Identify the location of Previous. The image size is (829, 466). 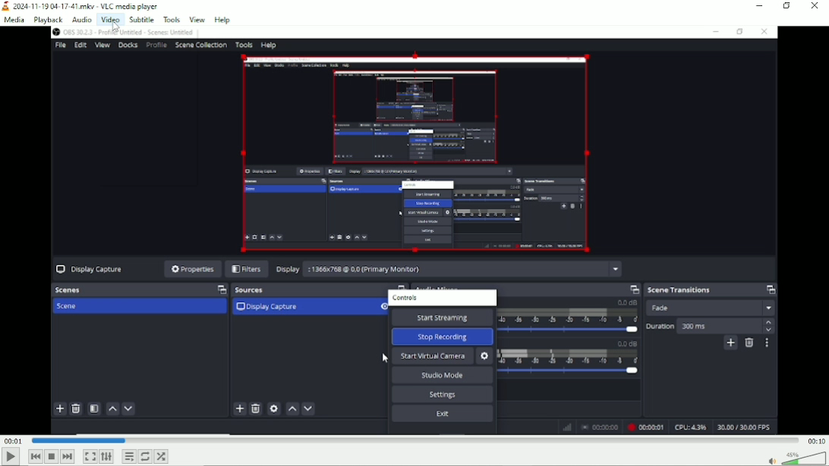
(36, 456).